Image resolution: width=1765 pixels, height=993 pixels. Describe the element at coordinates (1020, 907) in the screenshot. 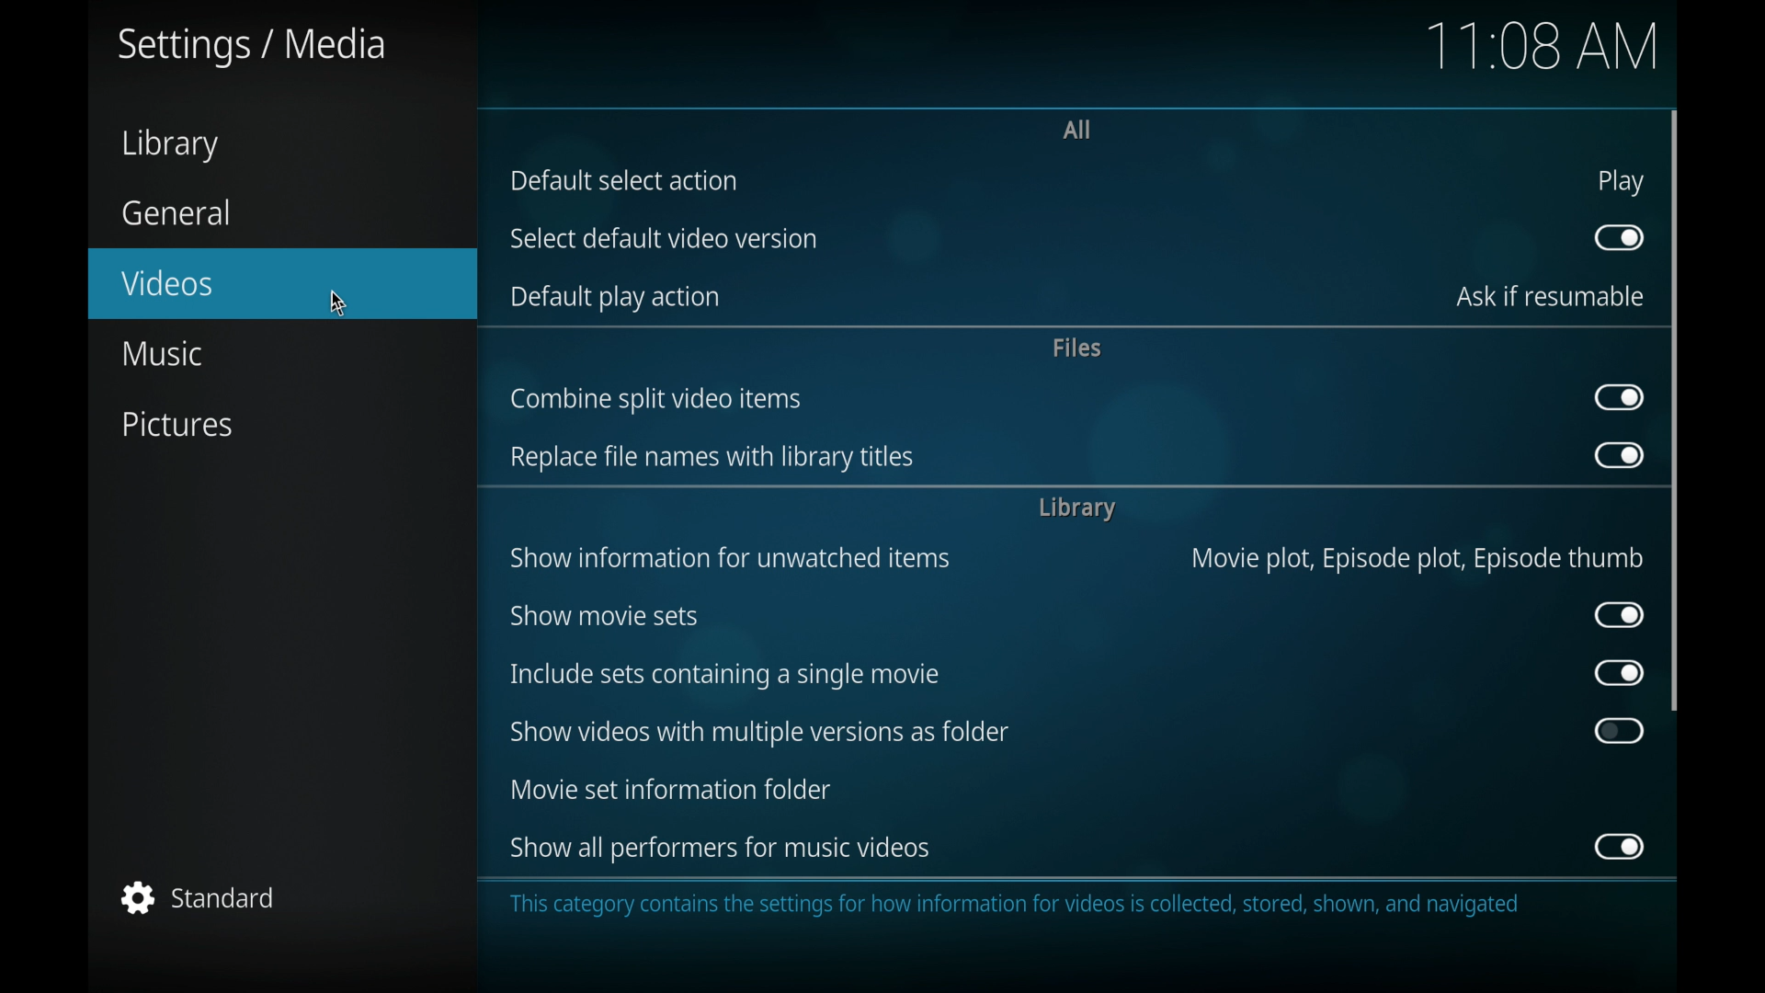

I see `This category contains the settings for how information for videos is collected, stored, shown, and navigated` at that location.